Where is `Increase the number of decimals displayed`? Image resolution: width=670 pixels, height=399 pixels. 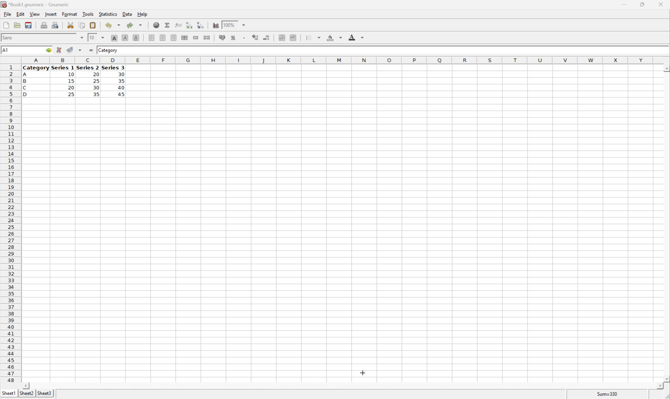
Increase the number of decimals displayed is located at coordinates (256, 37).